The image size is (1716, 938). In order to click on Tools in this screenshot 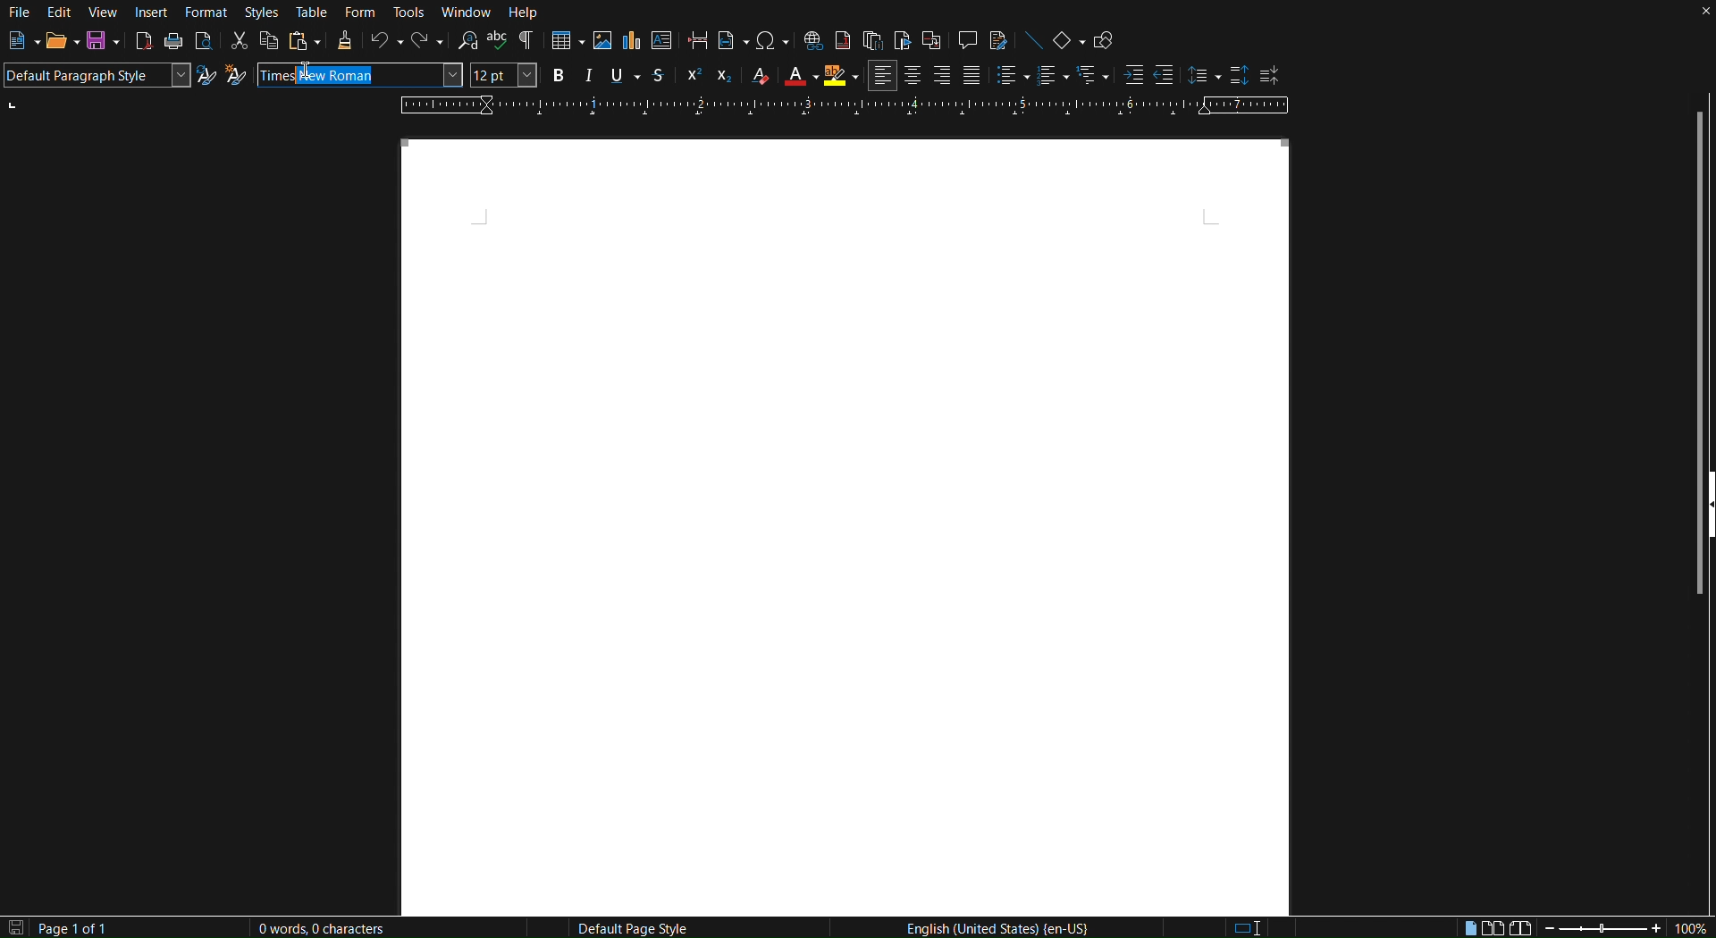, I will do `click(410, 13)`.